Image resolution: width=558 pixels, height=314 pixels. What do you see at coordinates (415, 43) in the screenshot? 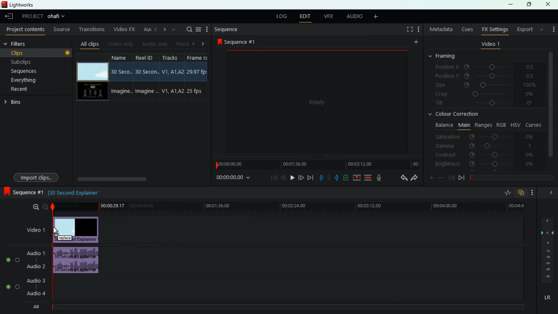
I see `more` at bounding box center [415, 43].